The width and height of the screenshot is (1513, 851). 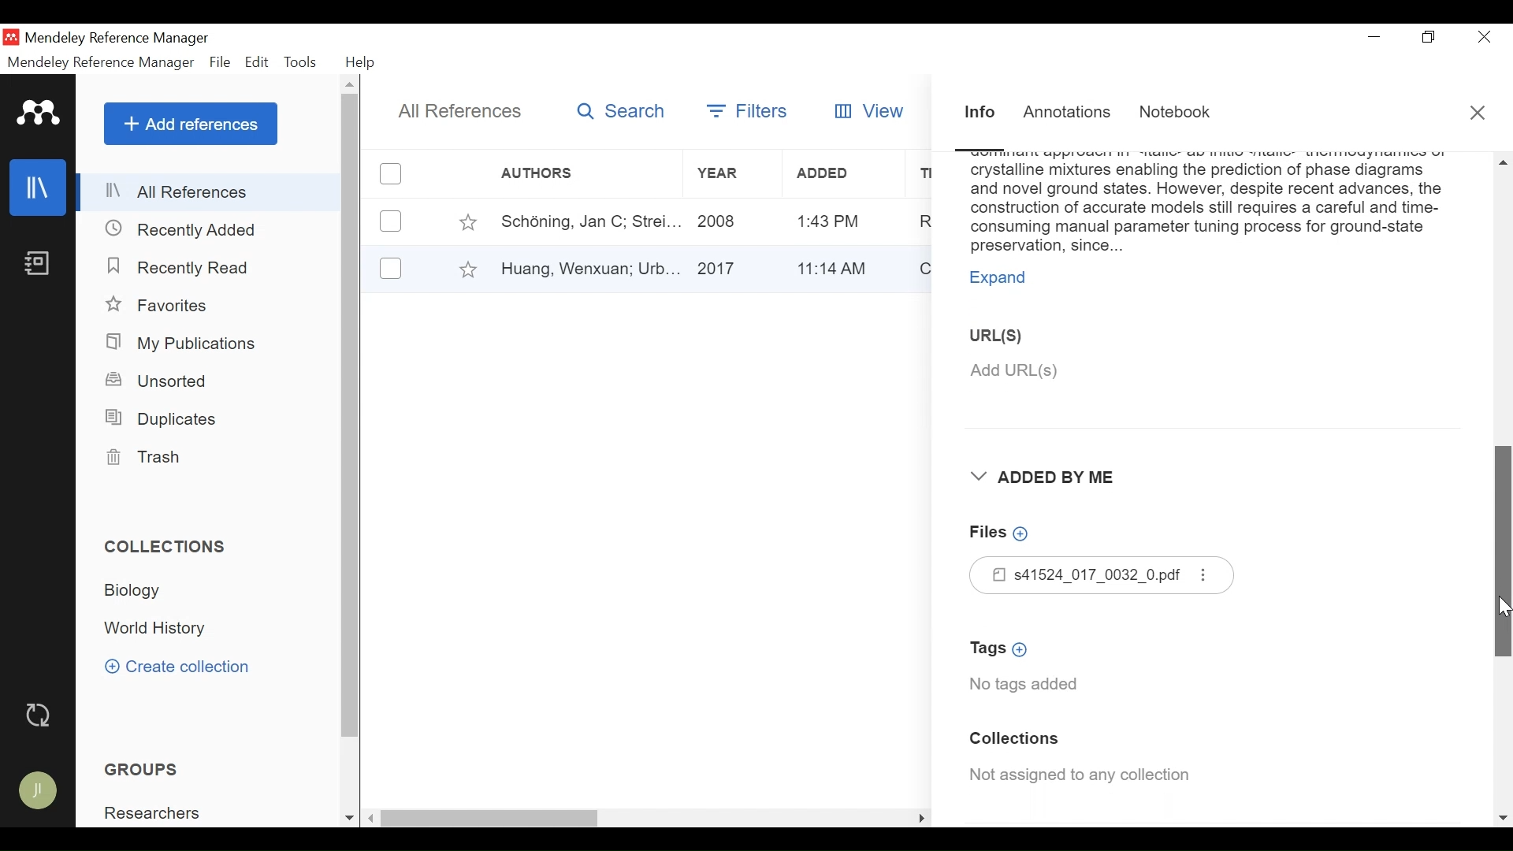 I want to click on Year, so click(x=730, y=221).